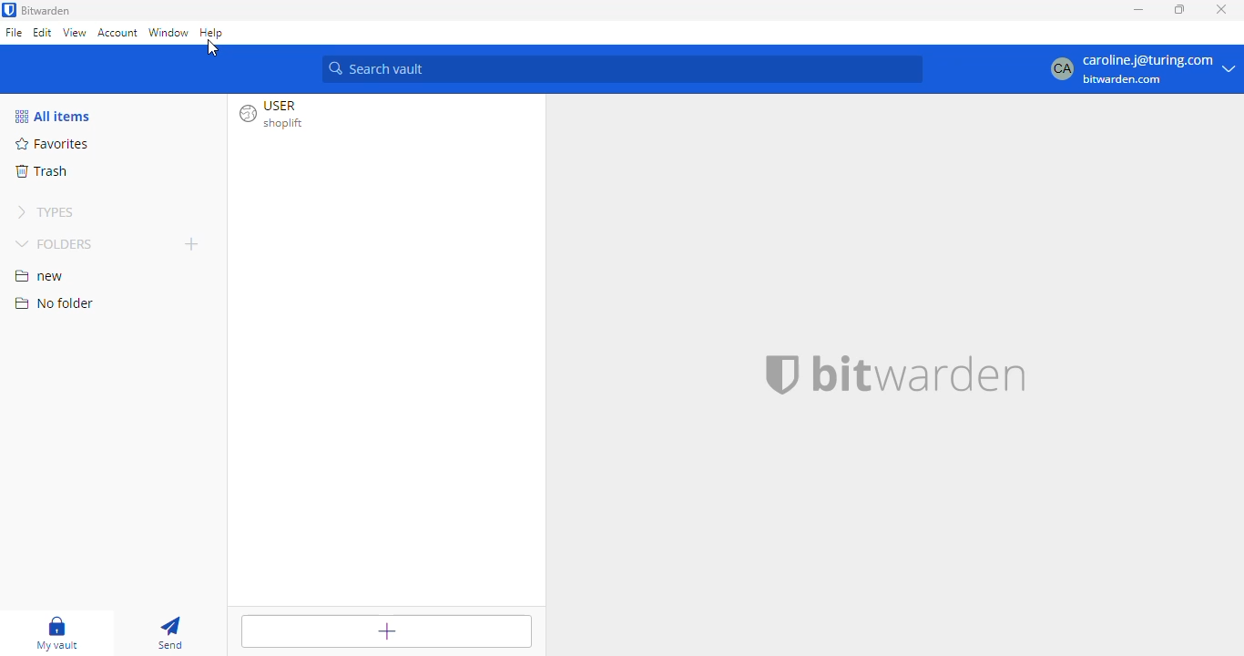 This screenshot has height=656, width=1244. I want to click on logo, so click(9, 10).